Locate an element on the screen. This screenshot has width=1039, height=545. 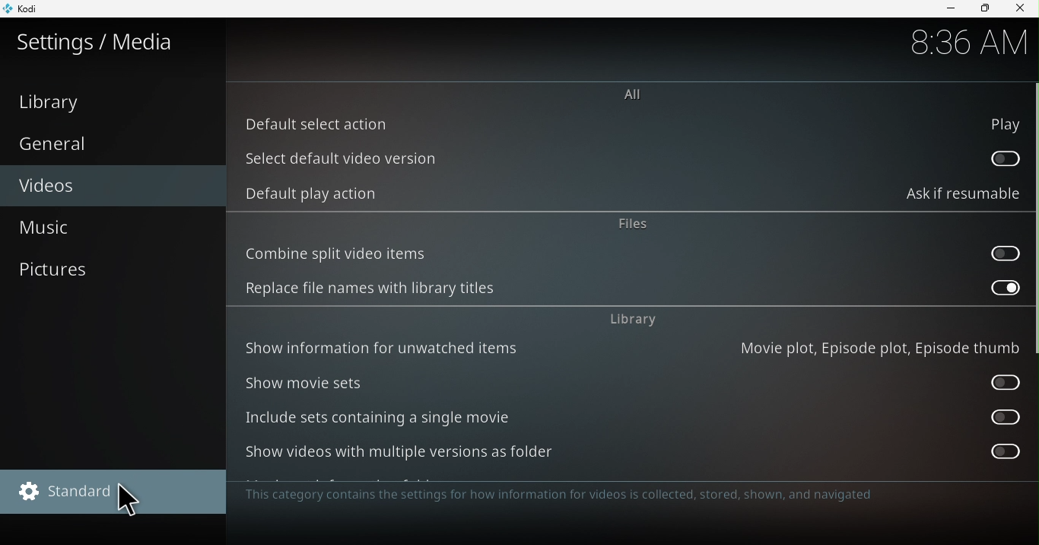
Settings/media is located at coordinates (99, 42).